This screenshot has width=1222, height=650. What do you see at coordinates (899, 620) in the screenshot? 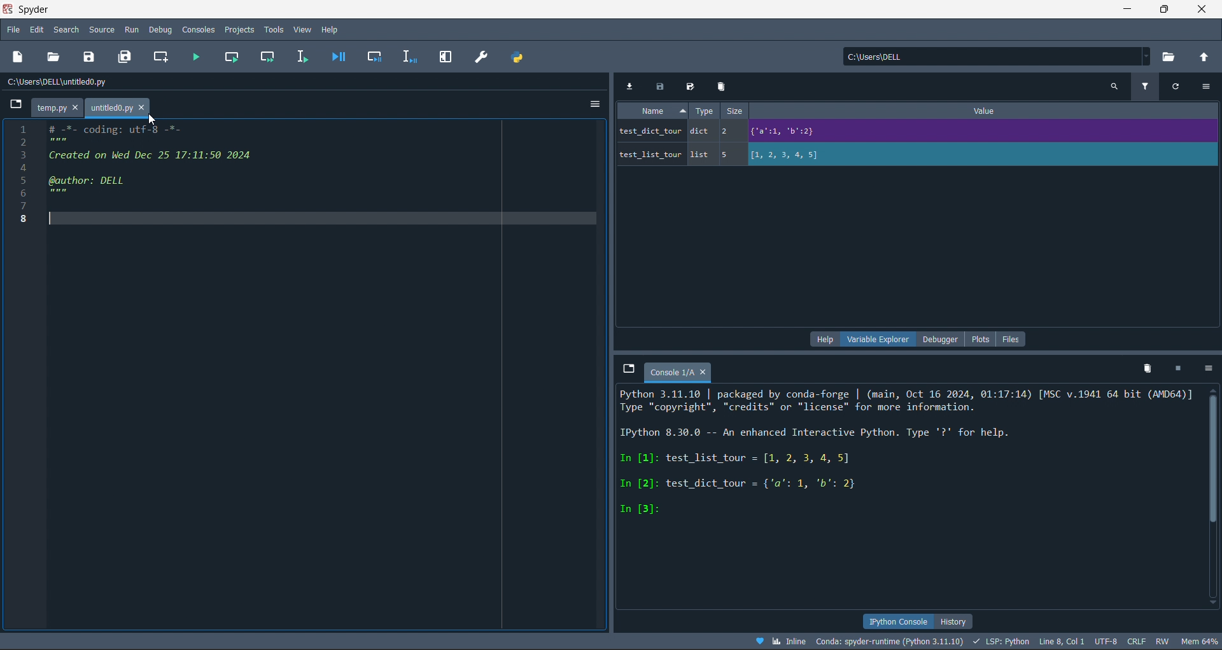
I see `ipython console pane` at bounding box center [899, 620].